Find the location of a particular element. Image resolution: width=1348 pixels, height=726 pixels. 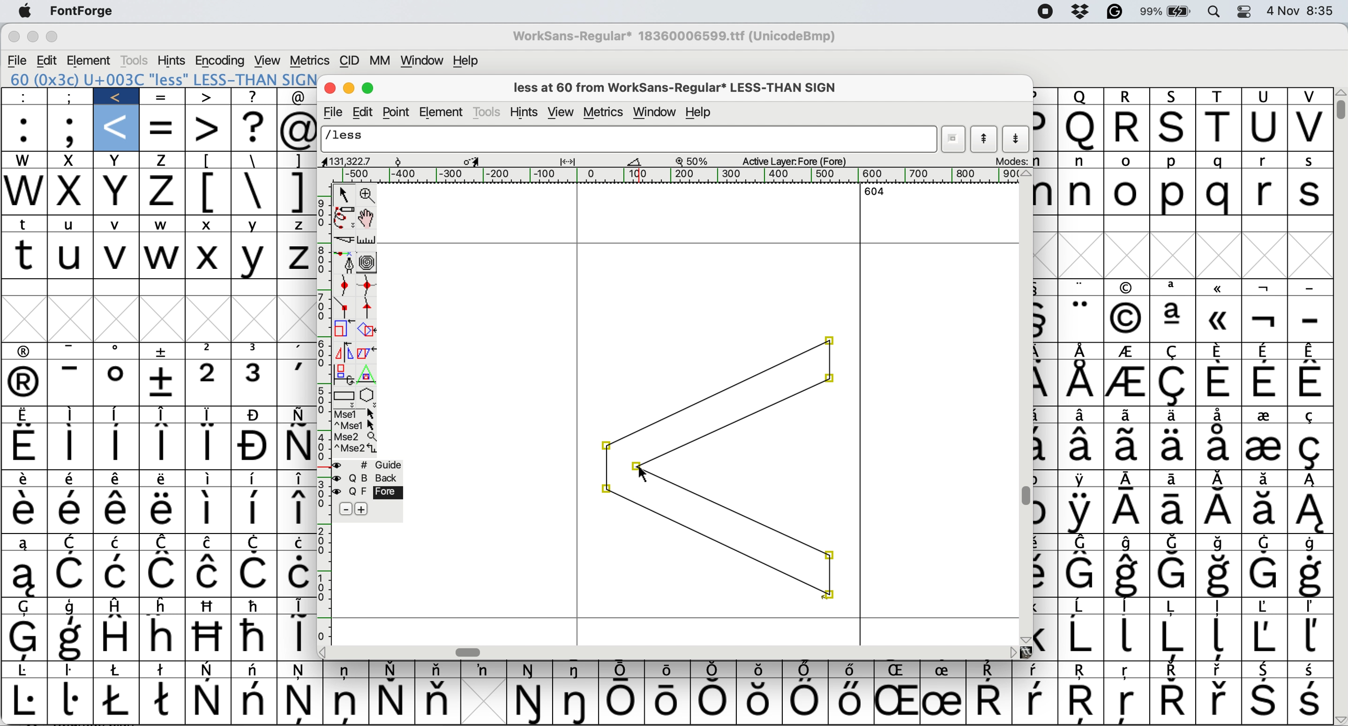

Symbol is located at coordinates (1171, 638).